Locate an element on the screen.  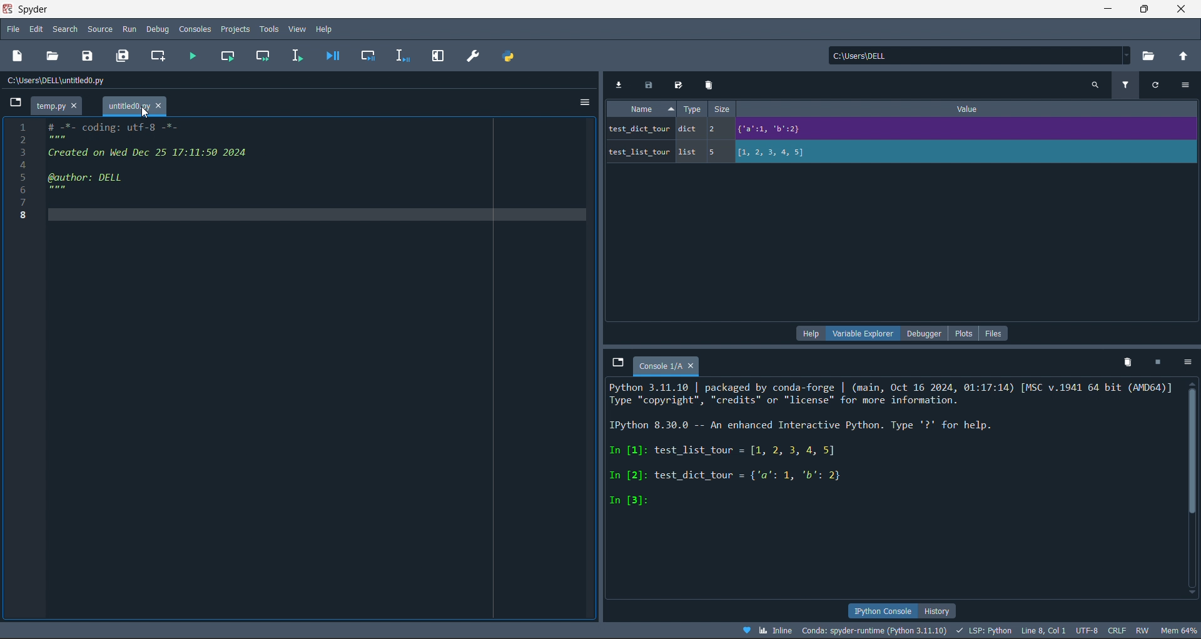
run file is located at coordinates (191, 54).